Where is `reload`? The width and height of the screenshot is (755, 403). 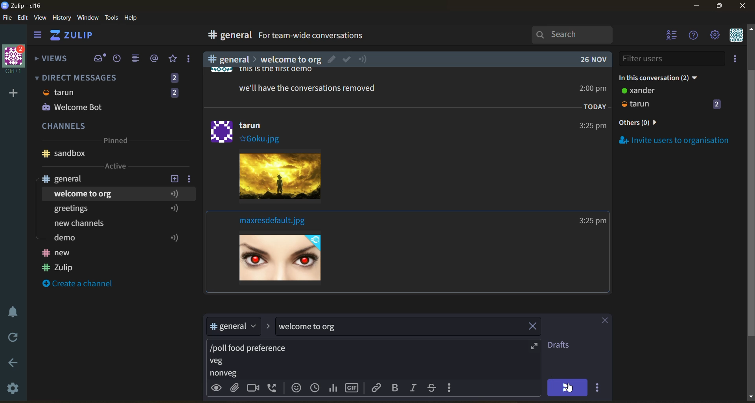
reload is located at coordinates (11, 337).